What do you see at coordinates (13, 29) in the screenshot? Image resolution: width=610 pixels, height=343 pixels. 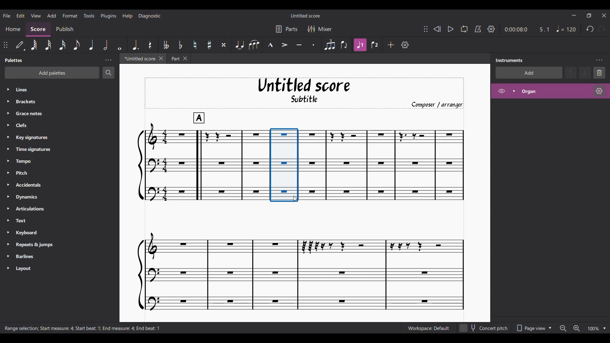 I see `Home section` at bounding box center [13, 29].